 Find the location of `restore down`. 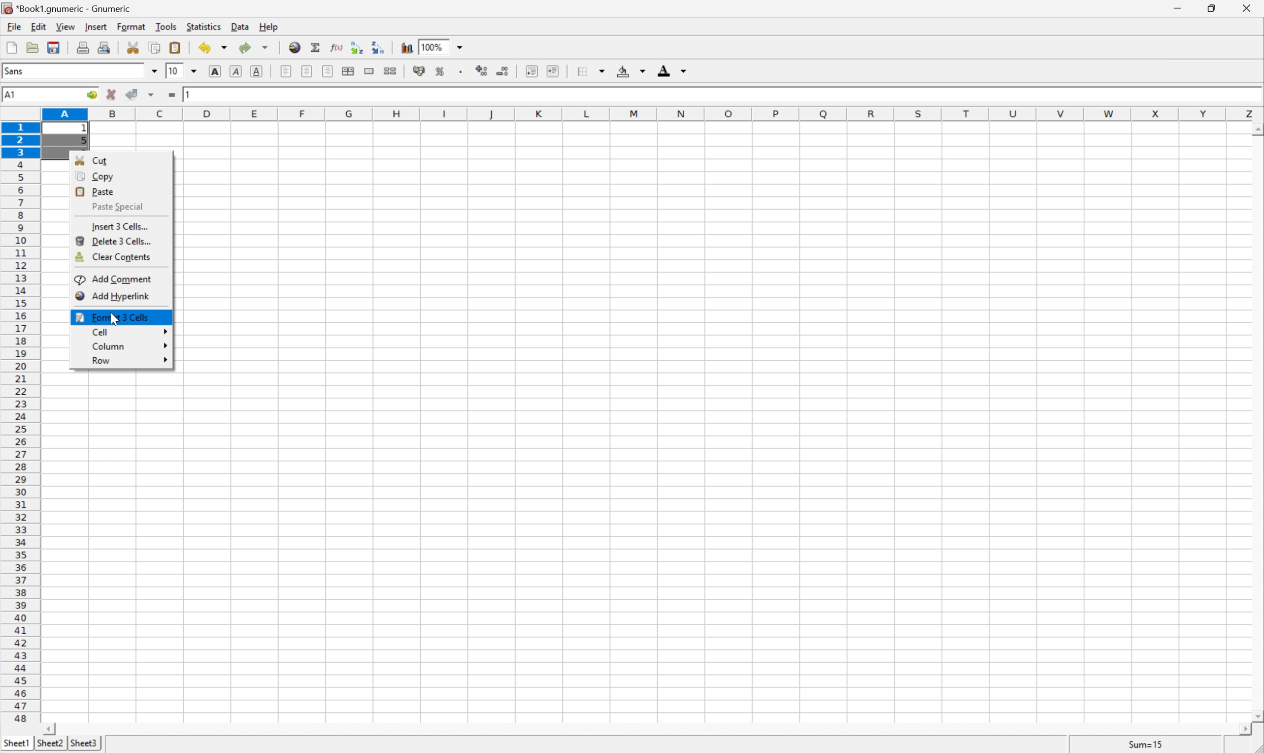

restore down is located at coordinates (1213, 8).